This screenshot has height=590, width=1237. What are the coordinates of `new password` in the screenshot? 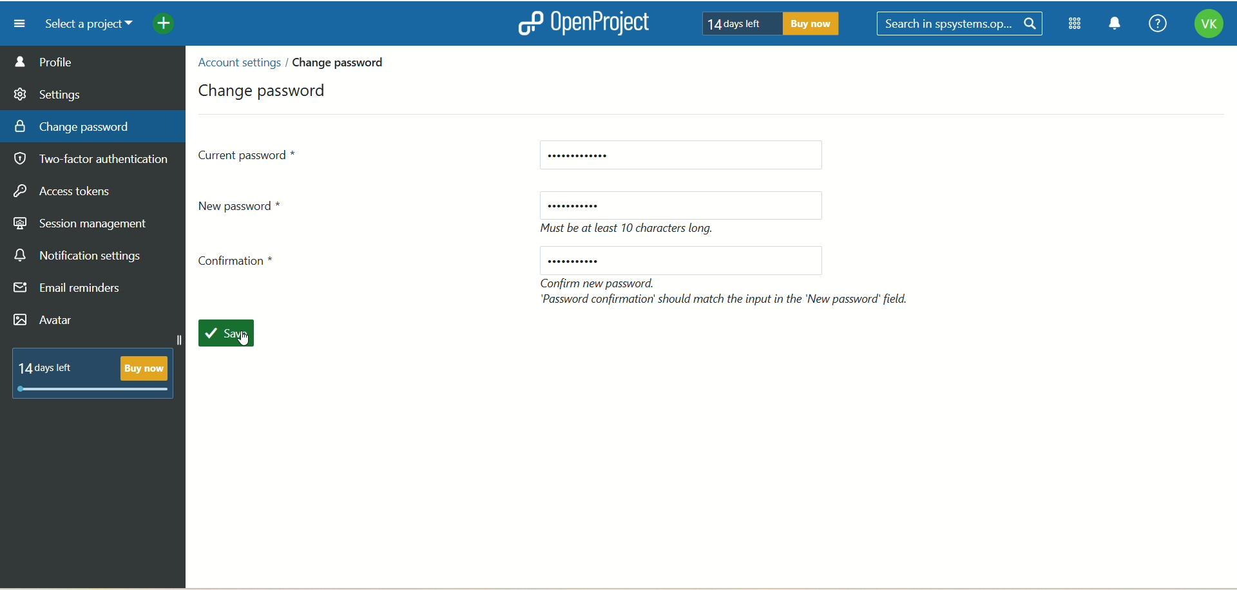 It's located at (246, 205).